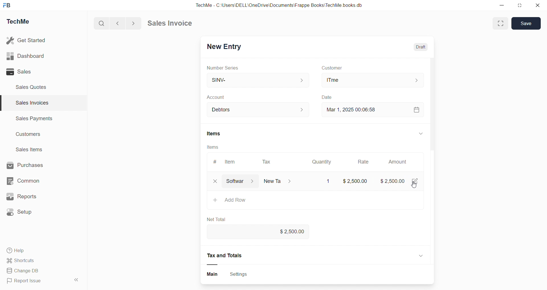 The height and width of the screenshot is (290, 547). Describe the element at coordinates (268, 162) in the screenshot. I see `Tax` at that location.